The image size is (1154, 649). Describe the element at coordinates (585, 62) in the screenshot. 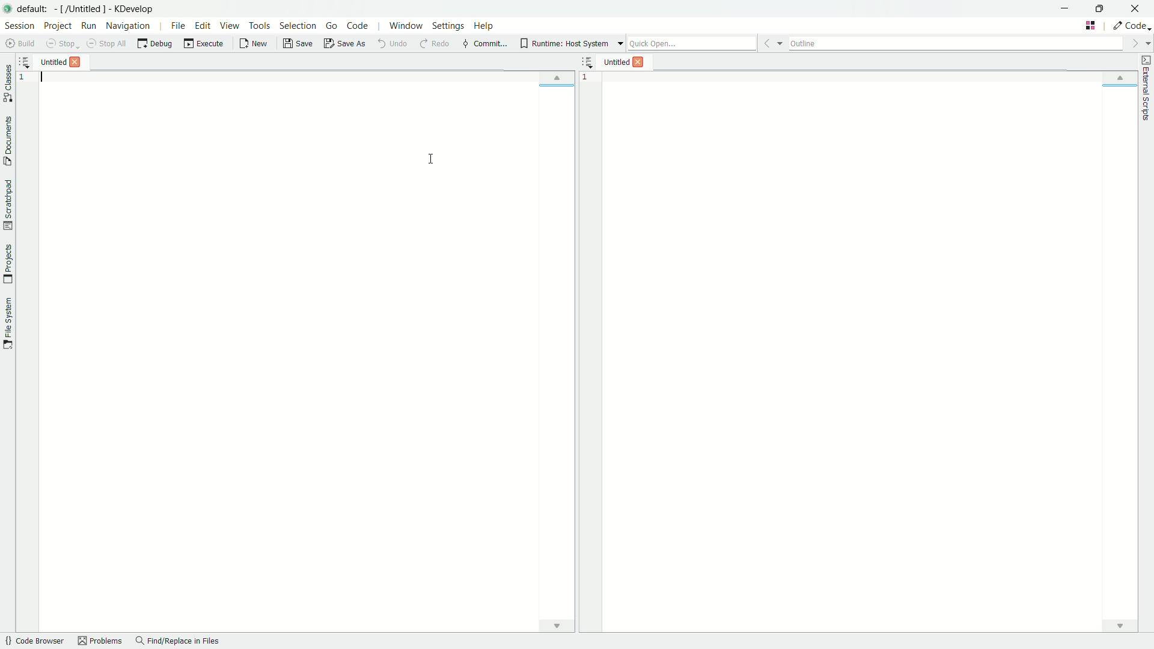

I see `more options` at that location.